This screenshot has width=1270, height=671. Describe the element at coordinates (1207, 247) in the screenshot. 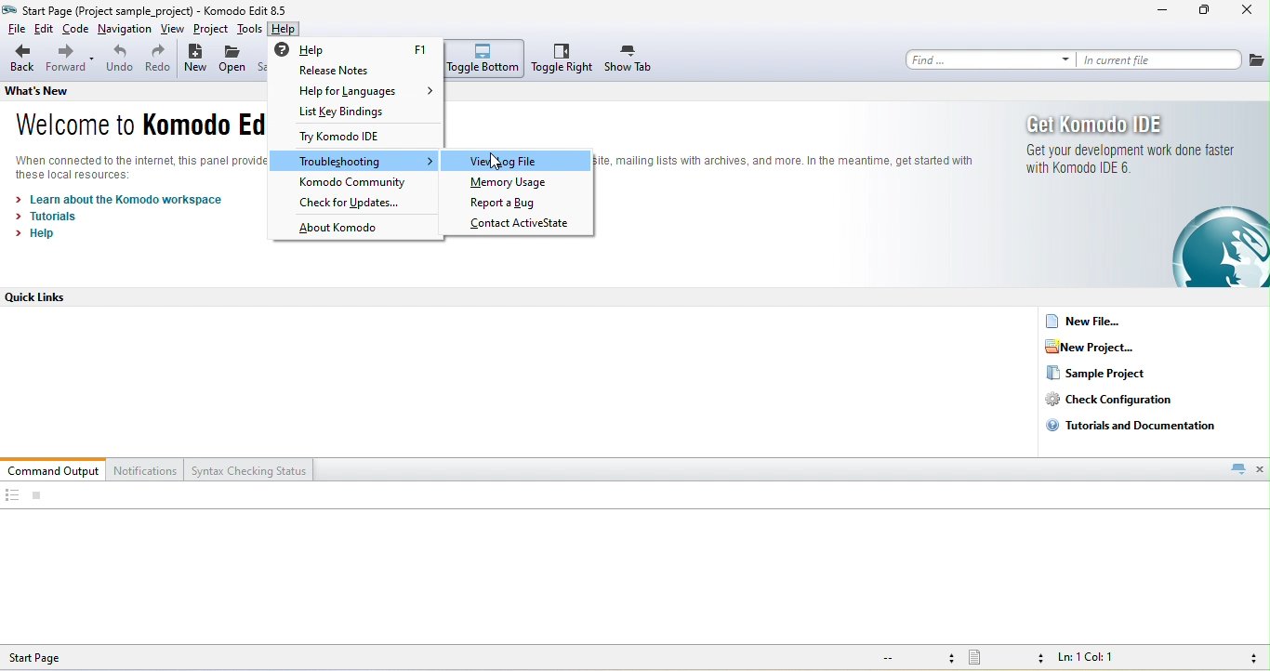

I see `globe icon` at that location.